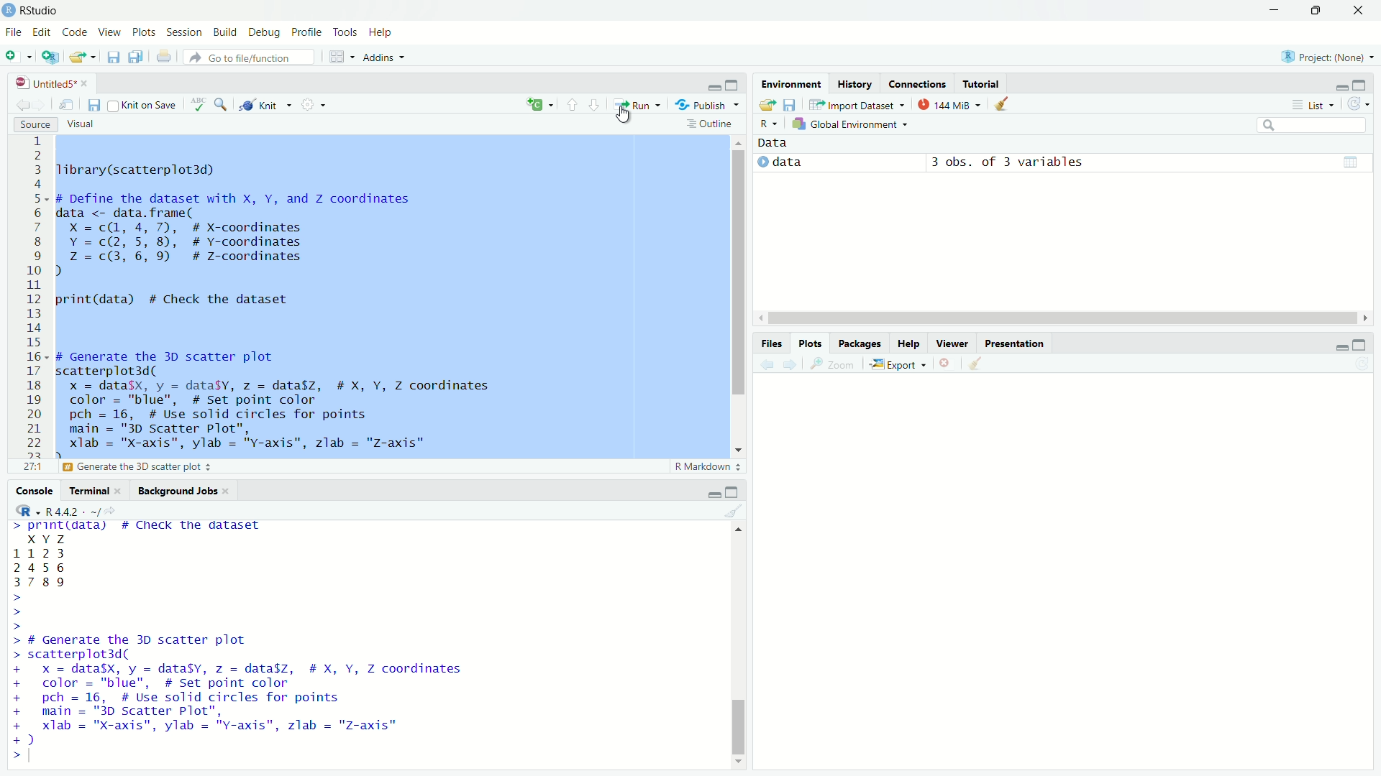  Describe the element at coordinates (82, 125) in the screenshot. I see `visual` at that location.